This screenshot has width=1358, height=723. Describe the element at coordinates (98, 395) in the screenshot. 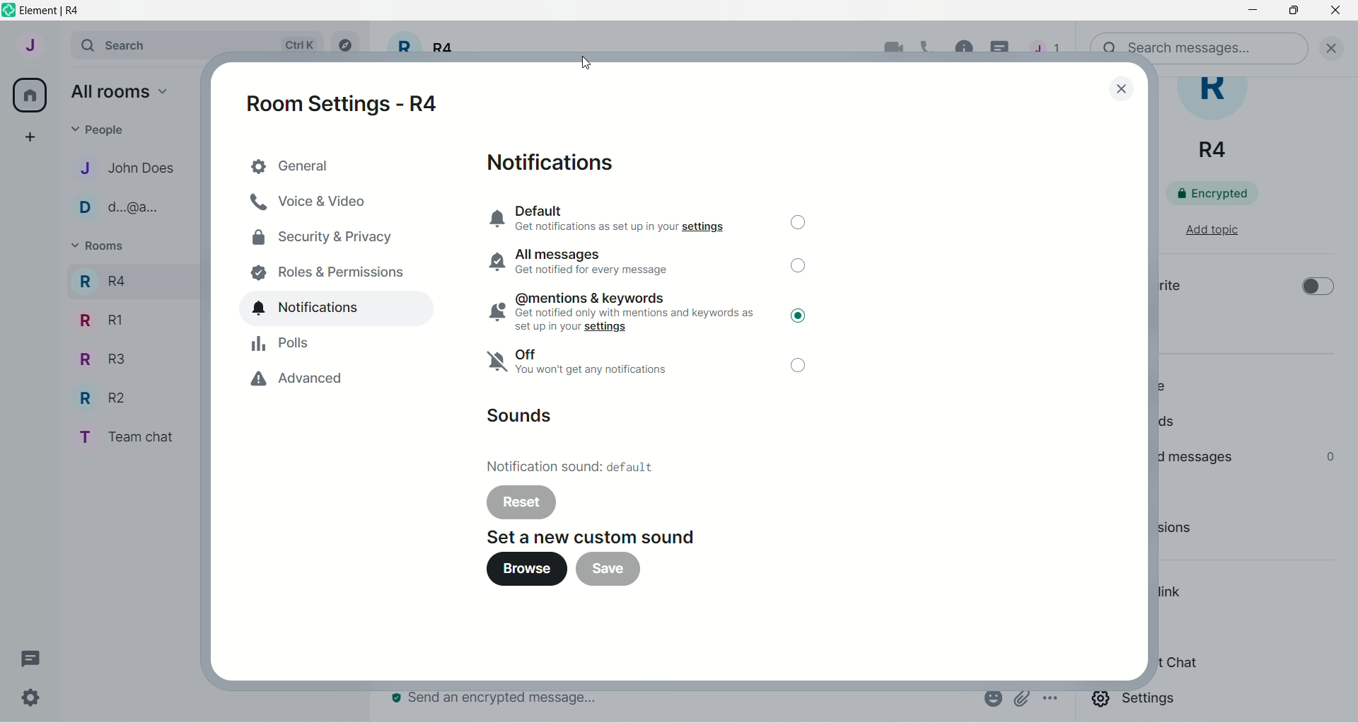

I see `R R2` at that location.